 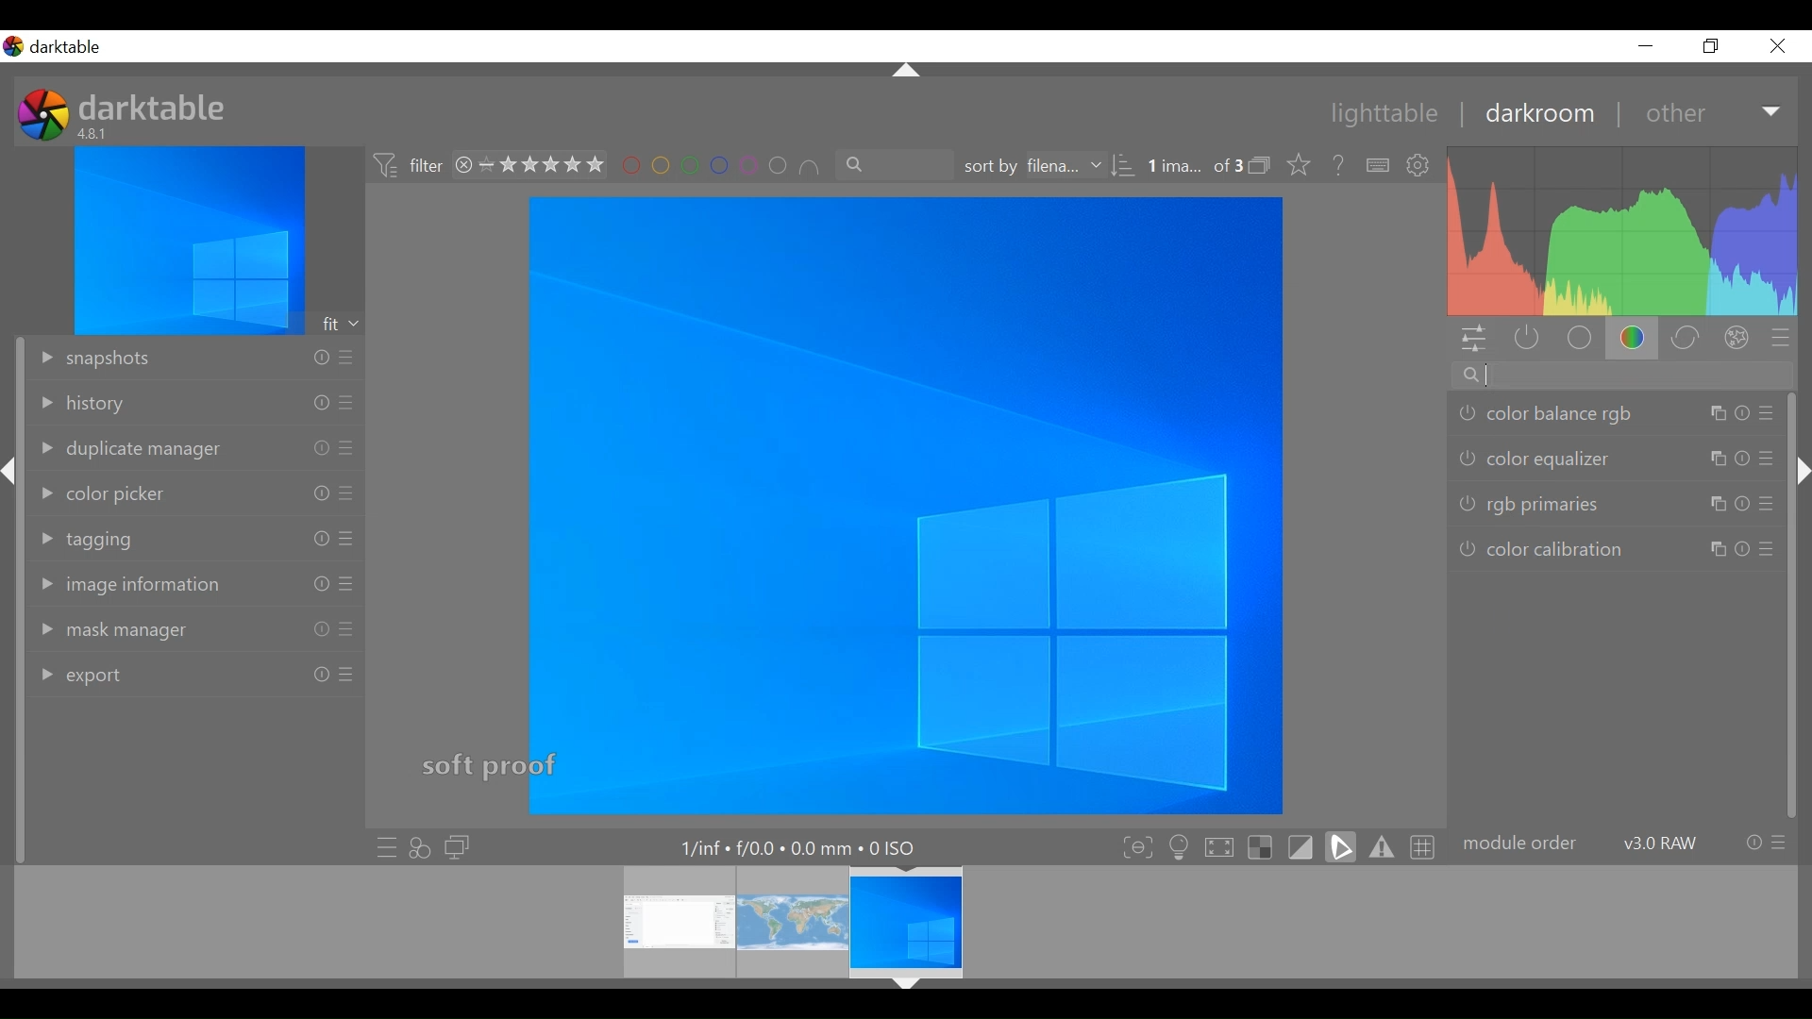 What do you see at coordinates (347, 675) in the screenshot?
I see `presets` at bounding box center [347, 675].